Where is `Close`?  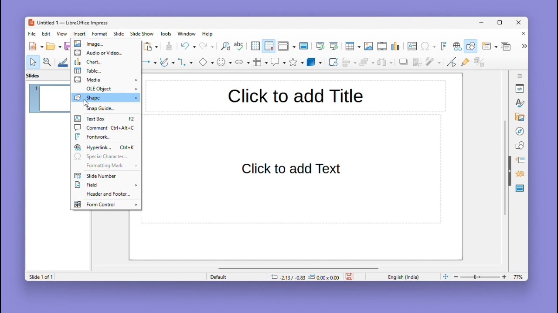
Close is located at coordinates (521, 34).